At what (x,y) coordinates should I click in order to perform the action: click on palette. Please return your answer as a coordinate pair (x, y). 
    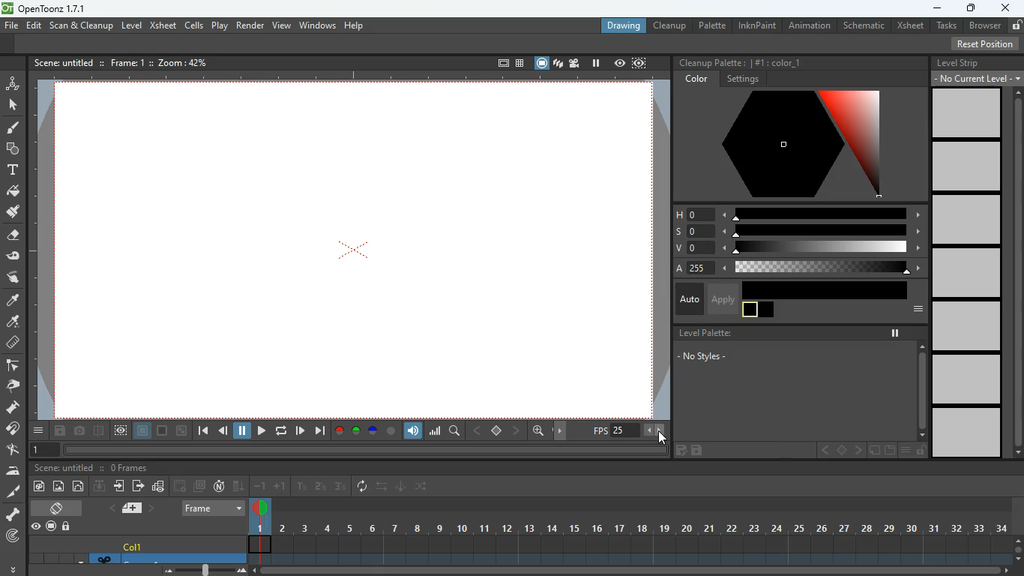
    Looking at the image, I should click on (711, 25).